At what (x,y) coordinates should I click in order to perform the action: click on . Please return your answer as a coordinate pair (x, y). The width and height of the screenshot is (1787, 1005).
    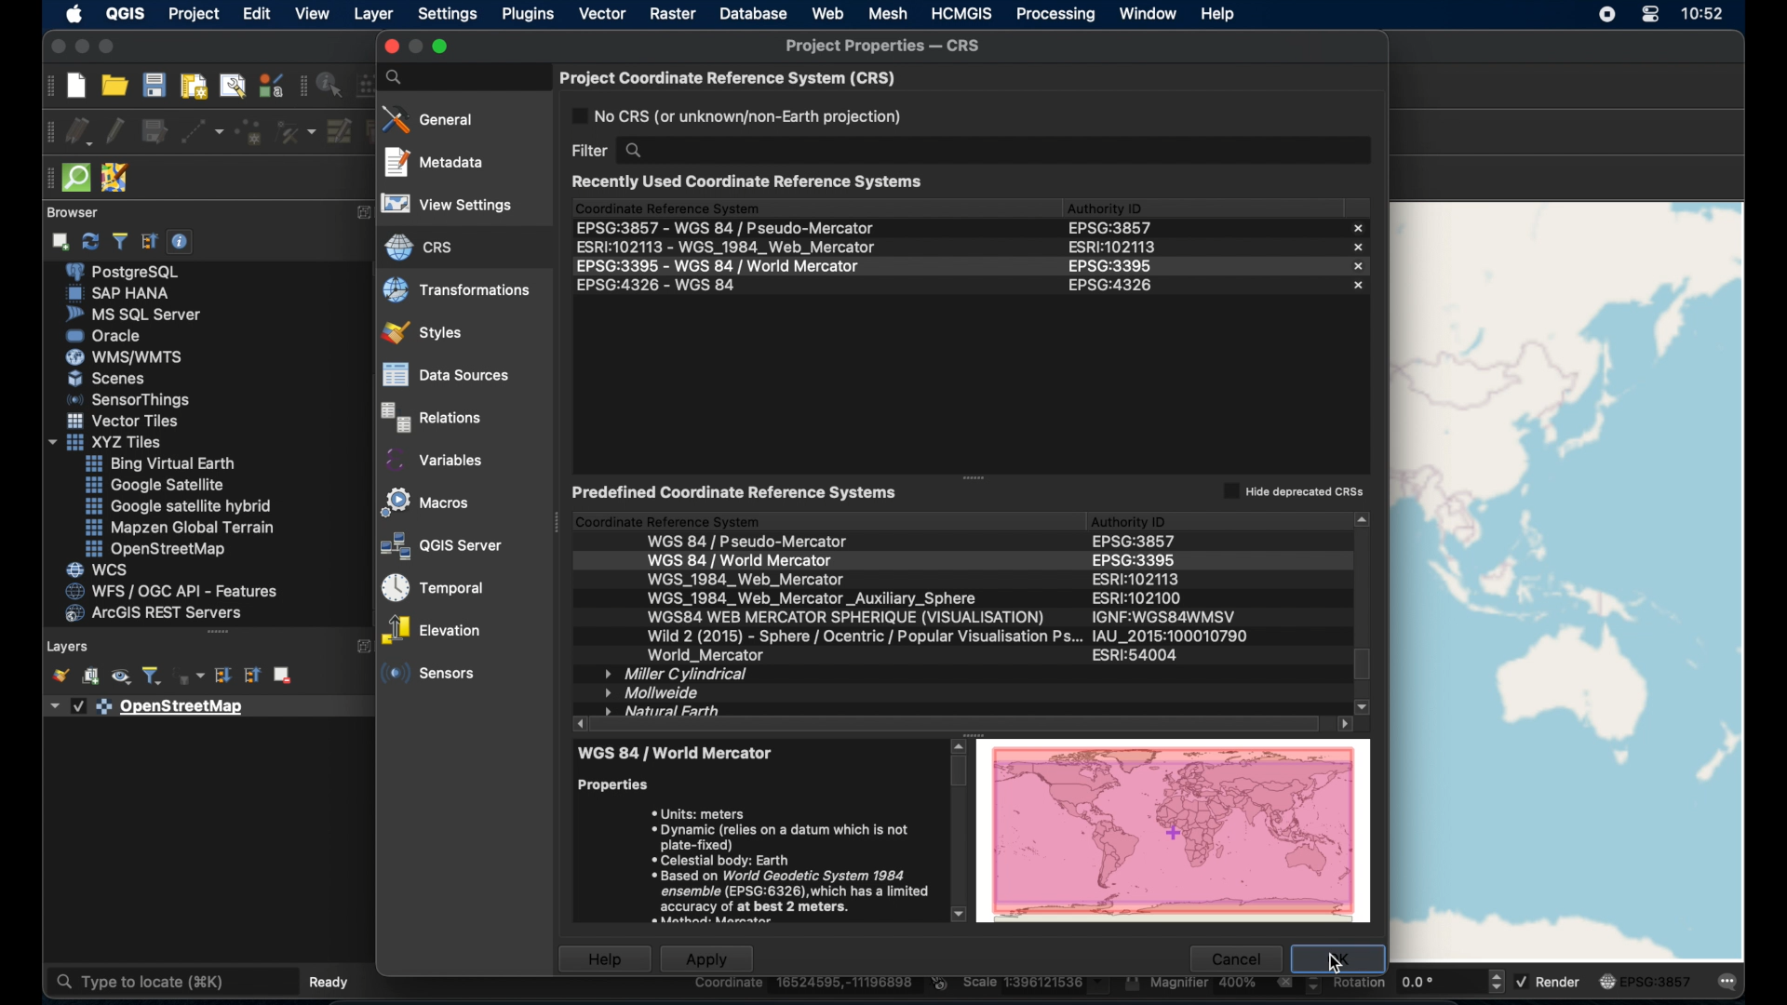
    Looking at the image, I should click on (115, 381).